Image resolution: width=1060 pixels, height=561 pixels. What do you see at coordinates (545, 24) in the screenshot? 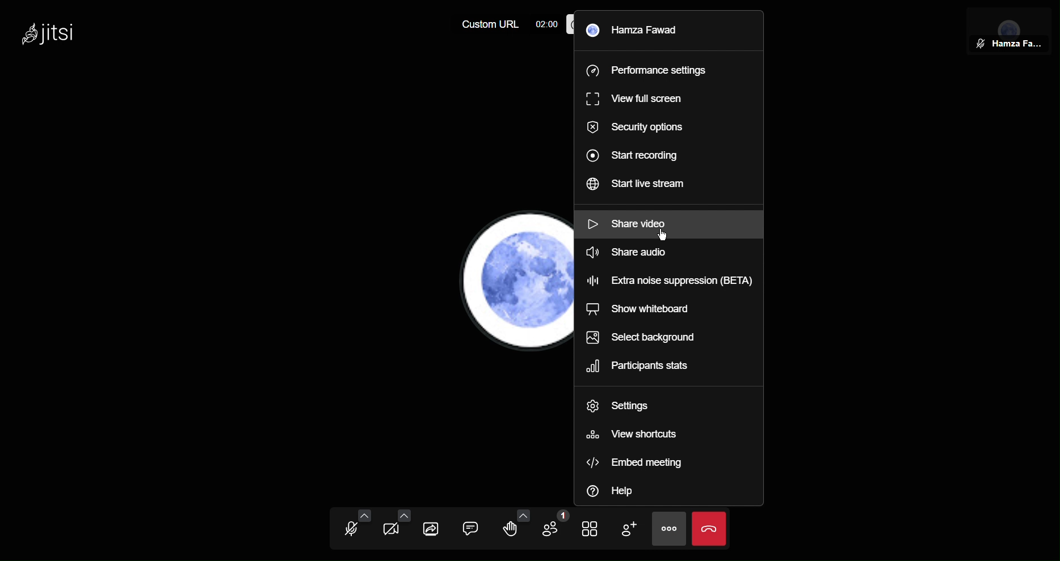
I see `TImer` at bounding box center [545, 24].